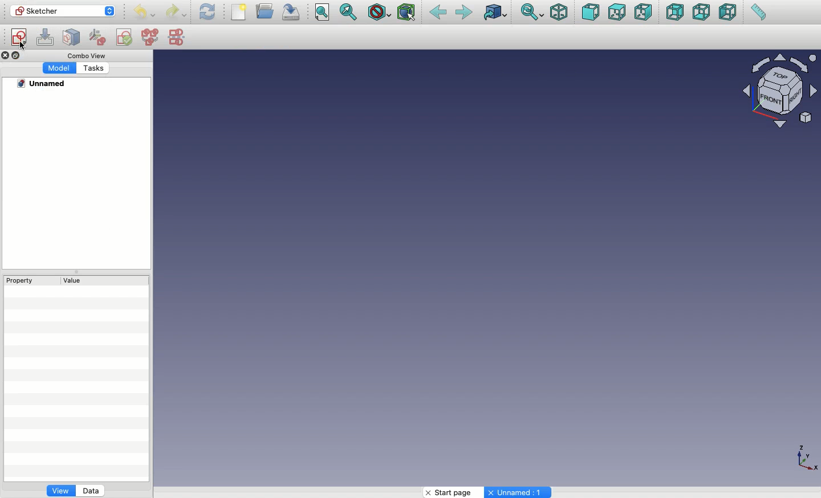 This screenshot has height=498, width=821. I want to click on , so click(23, 47).